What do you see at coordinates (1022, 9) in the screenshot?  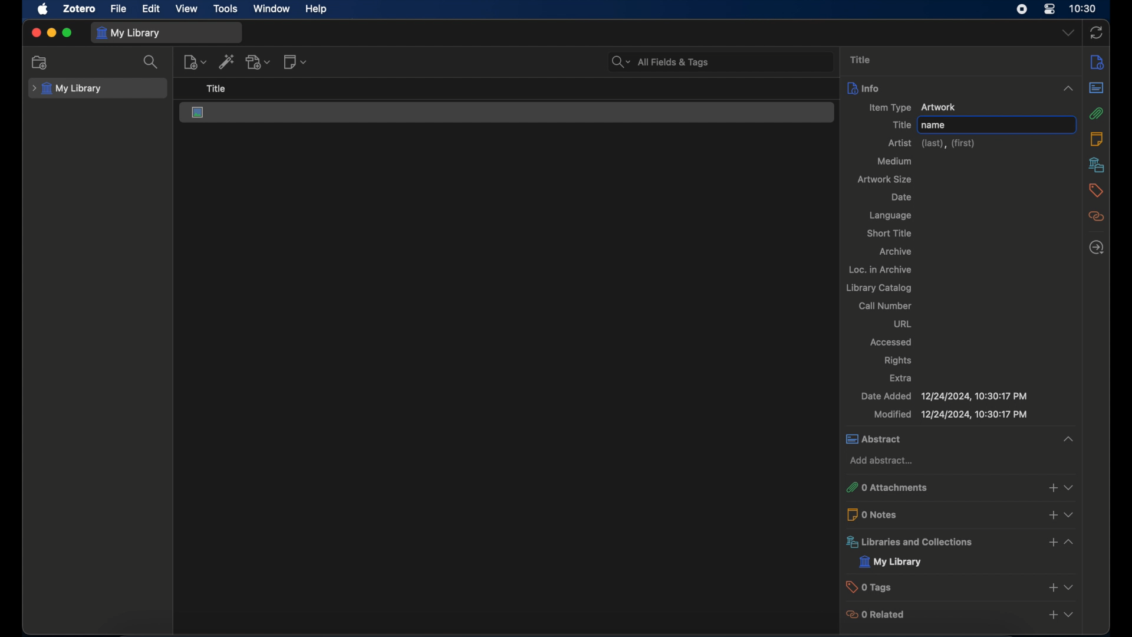 I see `screen recorder` at bounding box center [1022, 9].